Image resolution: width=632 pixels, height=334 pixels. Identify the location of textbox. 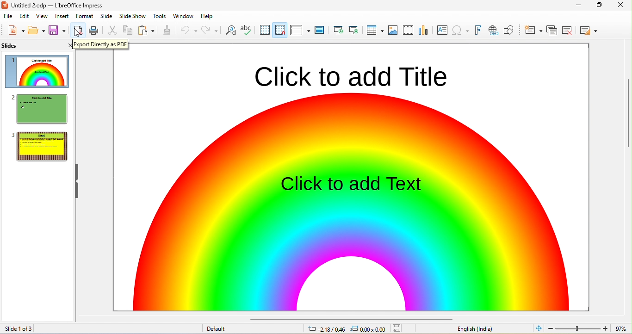
(441, 31).